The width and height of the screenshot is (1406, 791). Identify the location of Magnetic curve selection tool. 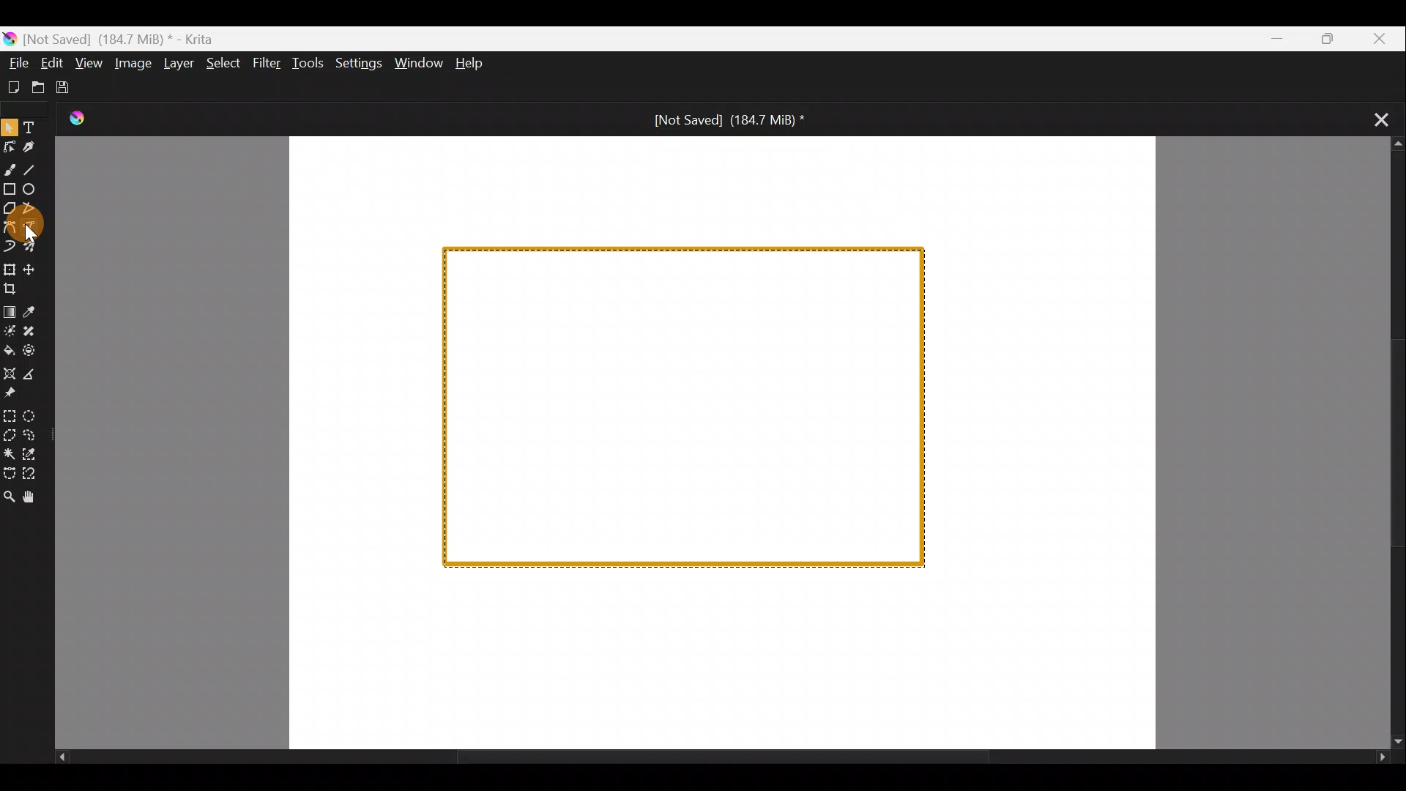
(34, 475).